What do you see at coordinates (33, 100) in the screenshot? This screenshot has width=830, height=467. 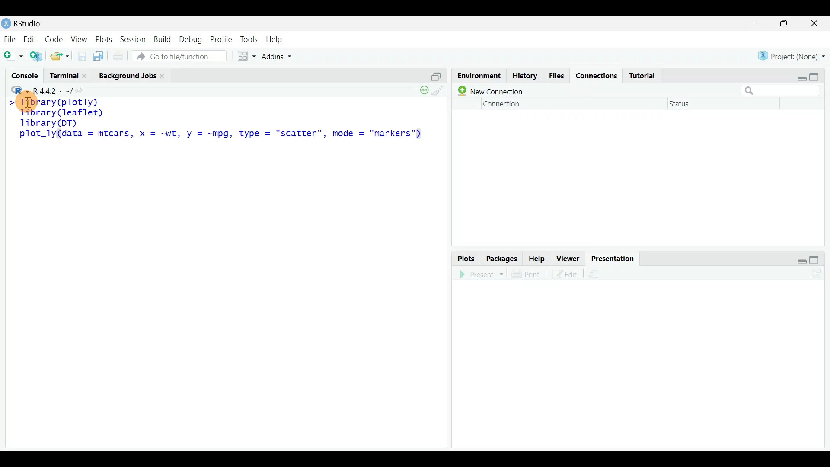 I see `Cursor` at bounding box center [33, 100].